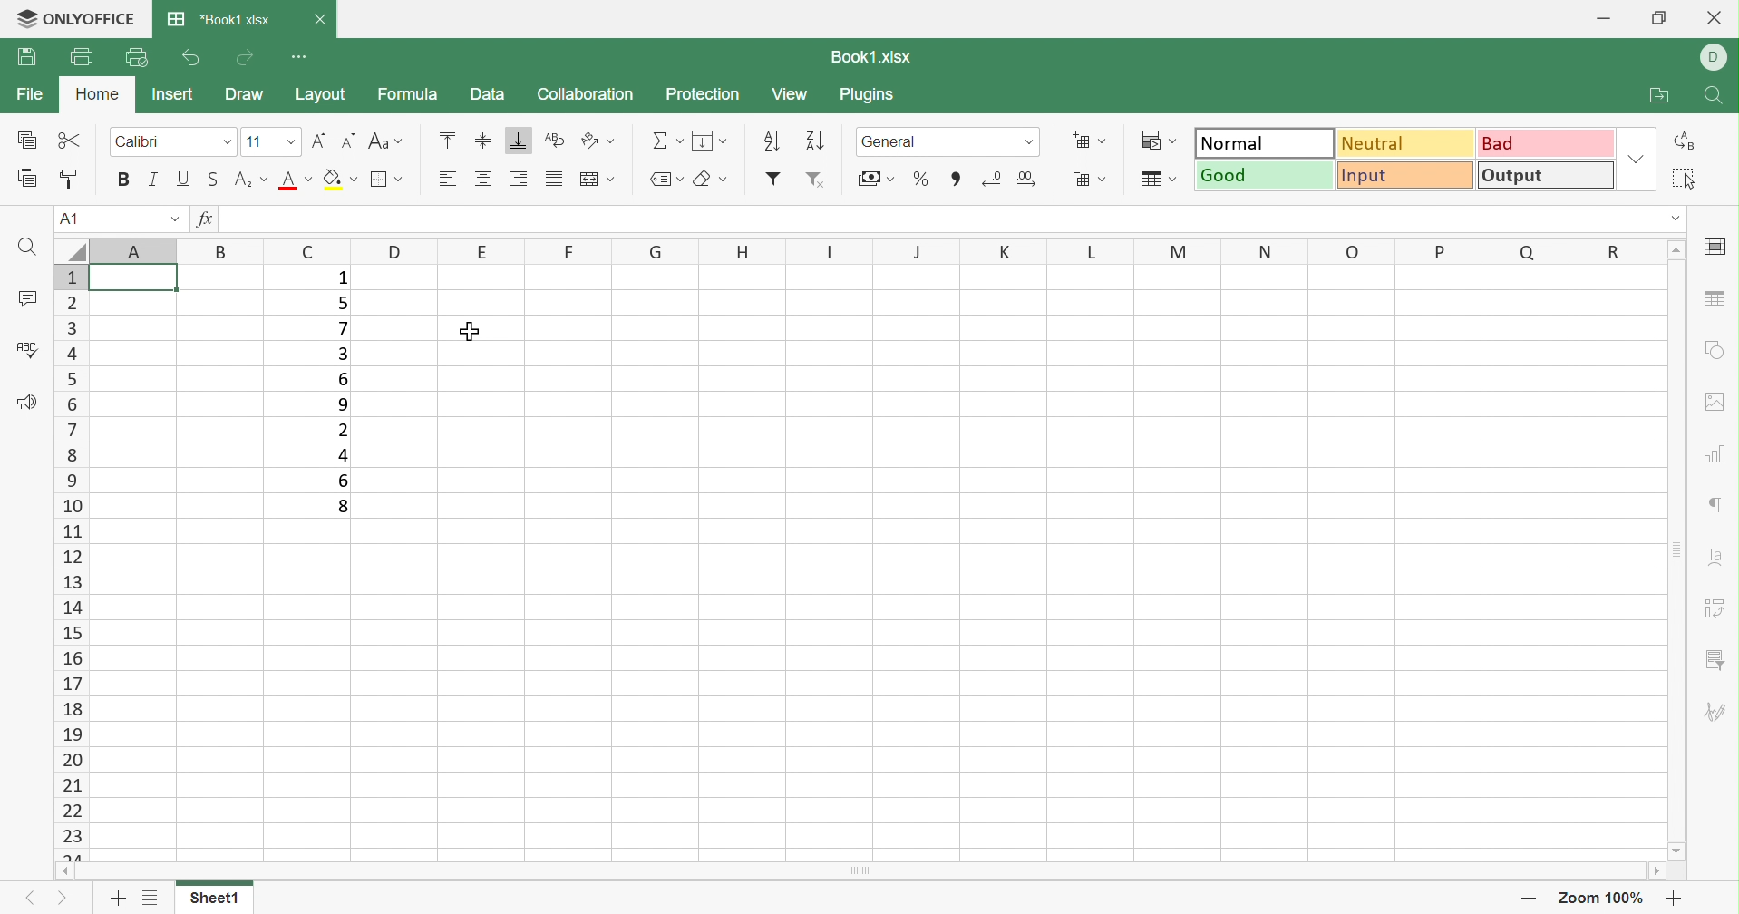 The height and width of the screenshot is (914, 1739). What do you see at coordinates (66, 869) in the screenshot?
I see `Scroll Left` at bounding box center [66, 869].